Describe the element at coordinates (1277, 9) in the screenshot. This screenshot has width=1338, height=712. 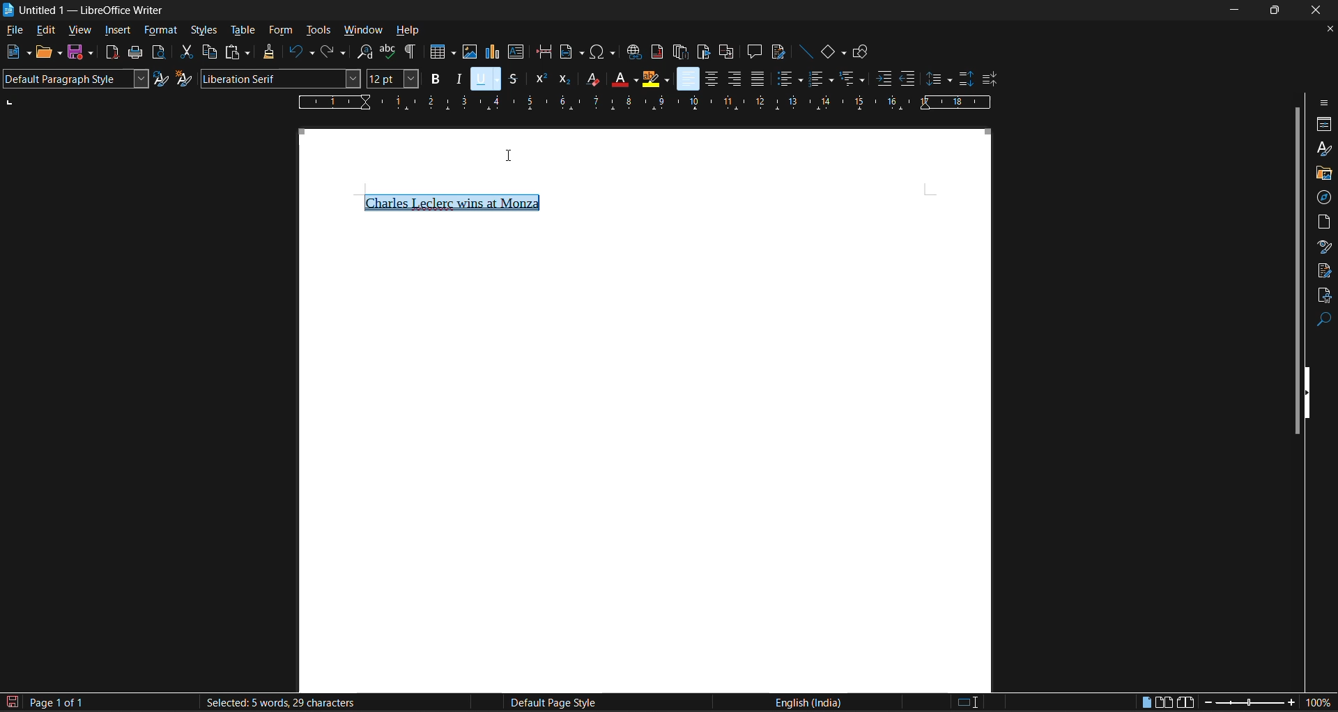
I see `maximize` at that location.